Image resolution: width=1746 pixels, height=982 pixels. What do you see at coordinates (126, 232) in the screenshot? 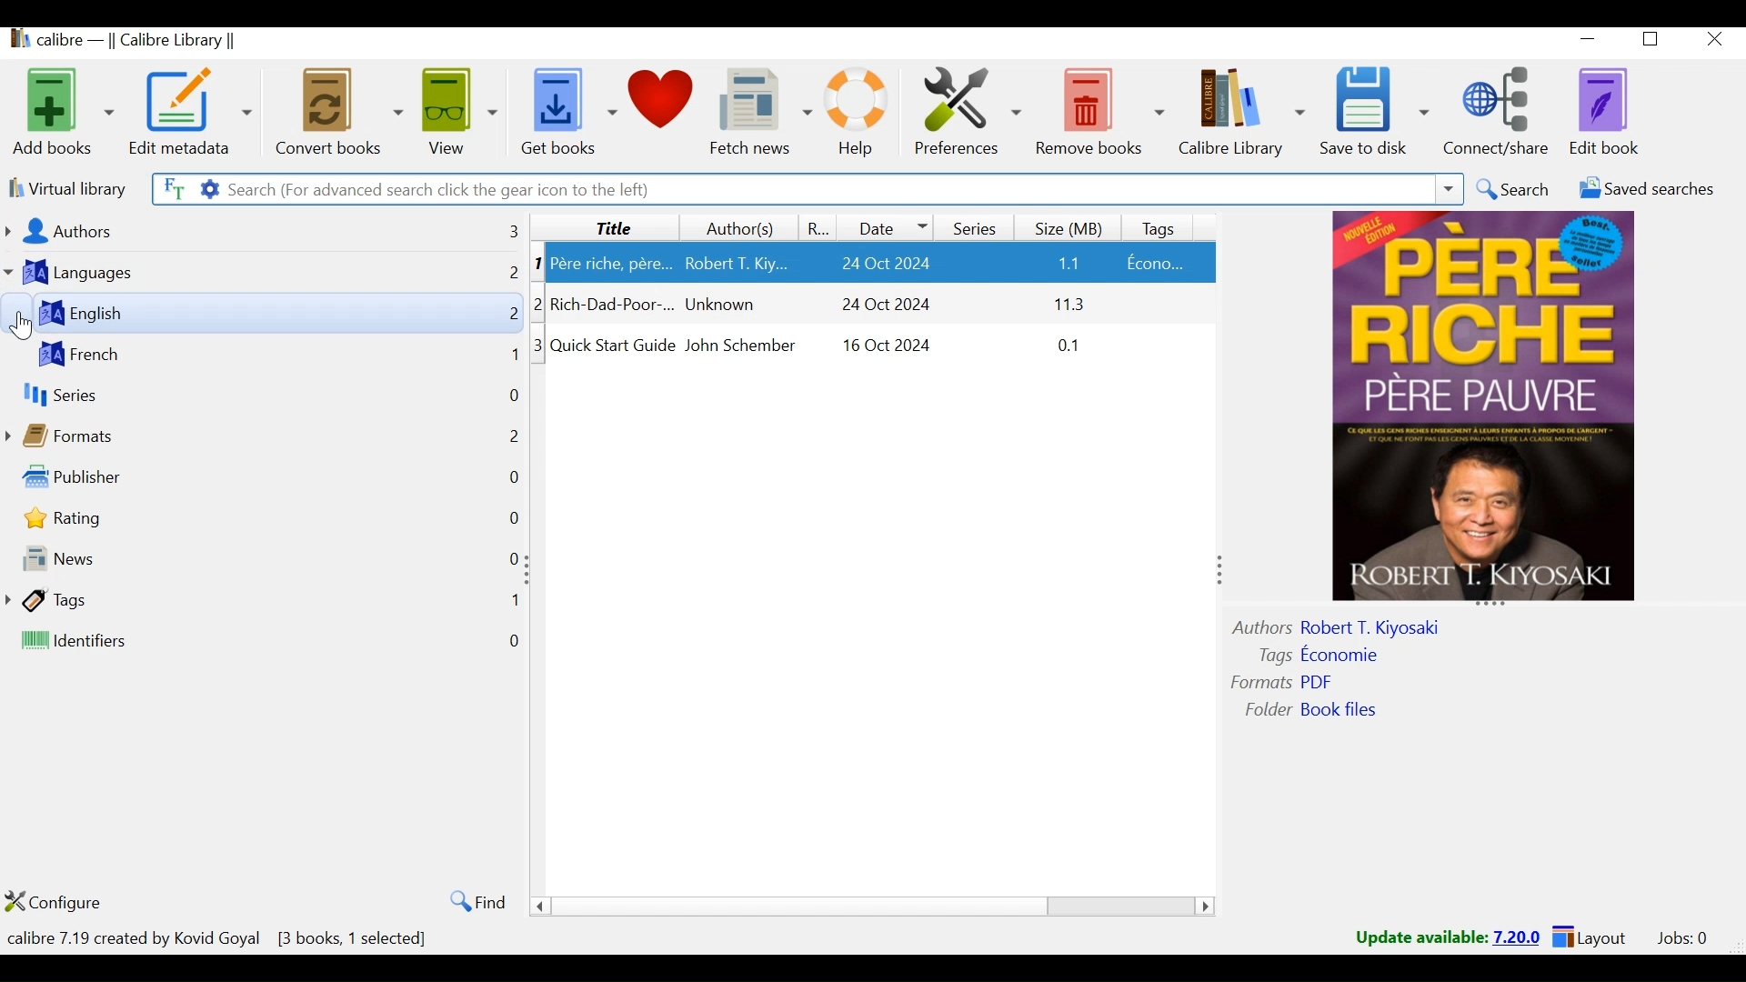
I see `Authors` at bounding box center [126, 232].